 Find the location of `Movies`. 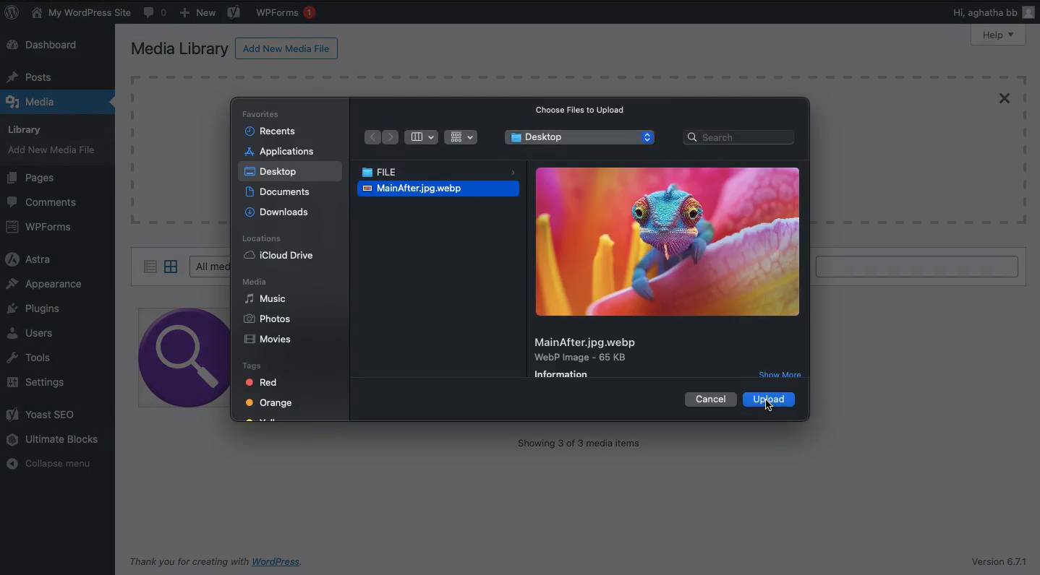

Movies is located at coordinates (270, 338).